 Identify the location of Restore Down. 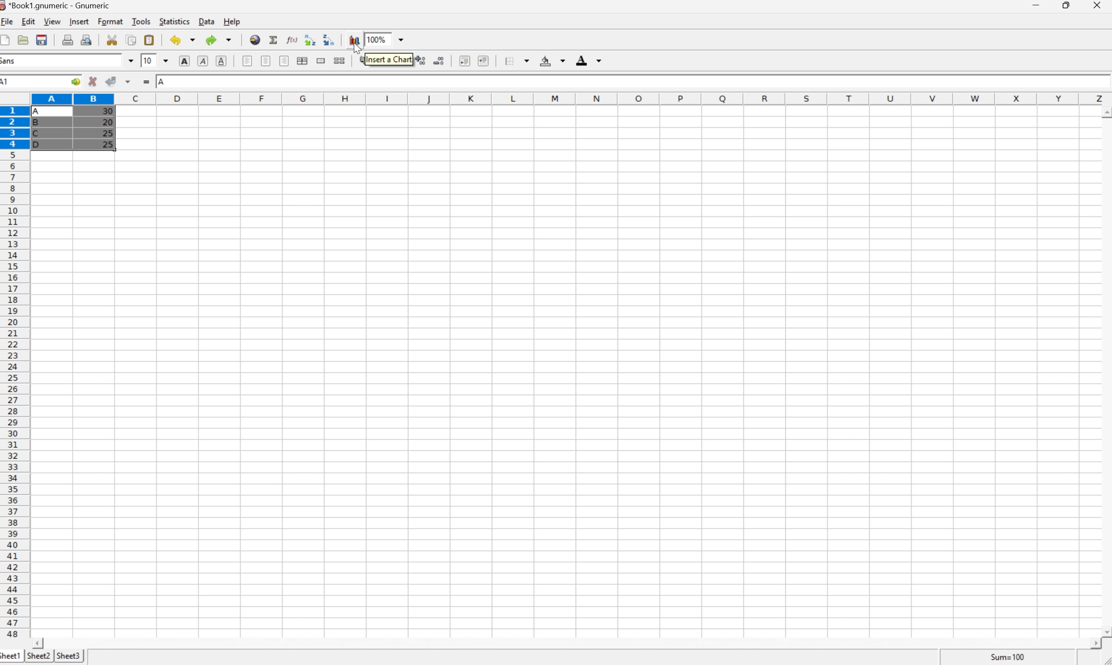
(1068, 5).